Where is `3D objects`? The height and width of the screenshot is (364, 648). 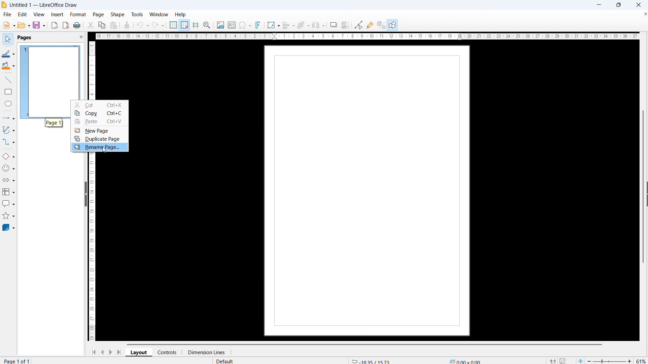 3D objects is located at coordinates (9, 227).